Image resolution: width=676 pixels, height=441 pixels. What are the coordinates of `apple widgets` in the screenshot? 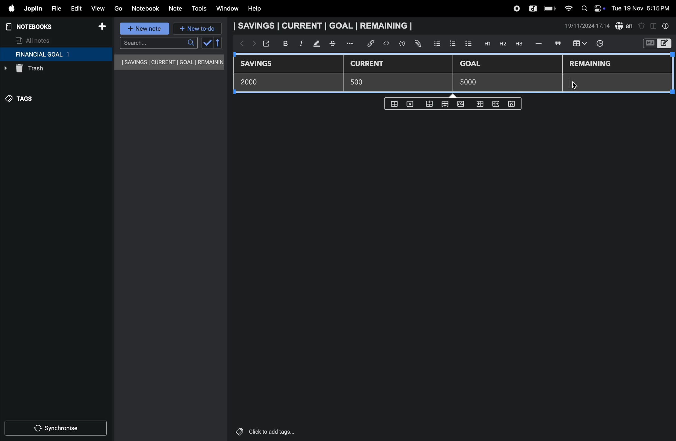 It's located at (592, 8).